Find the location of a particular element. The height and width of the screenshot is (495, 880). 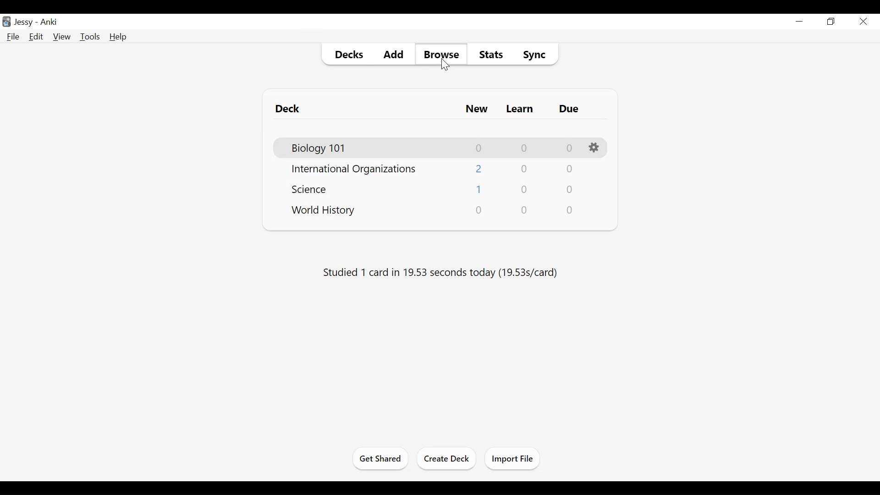

Help is located at coordinates (119, 37).